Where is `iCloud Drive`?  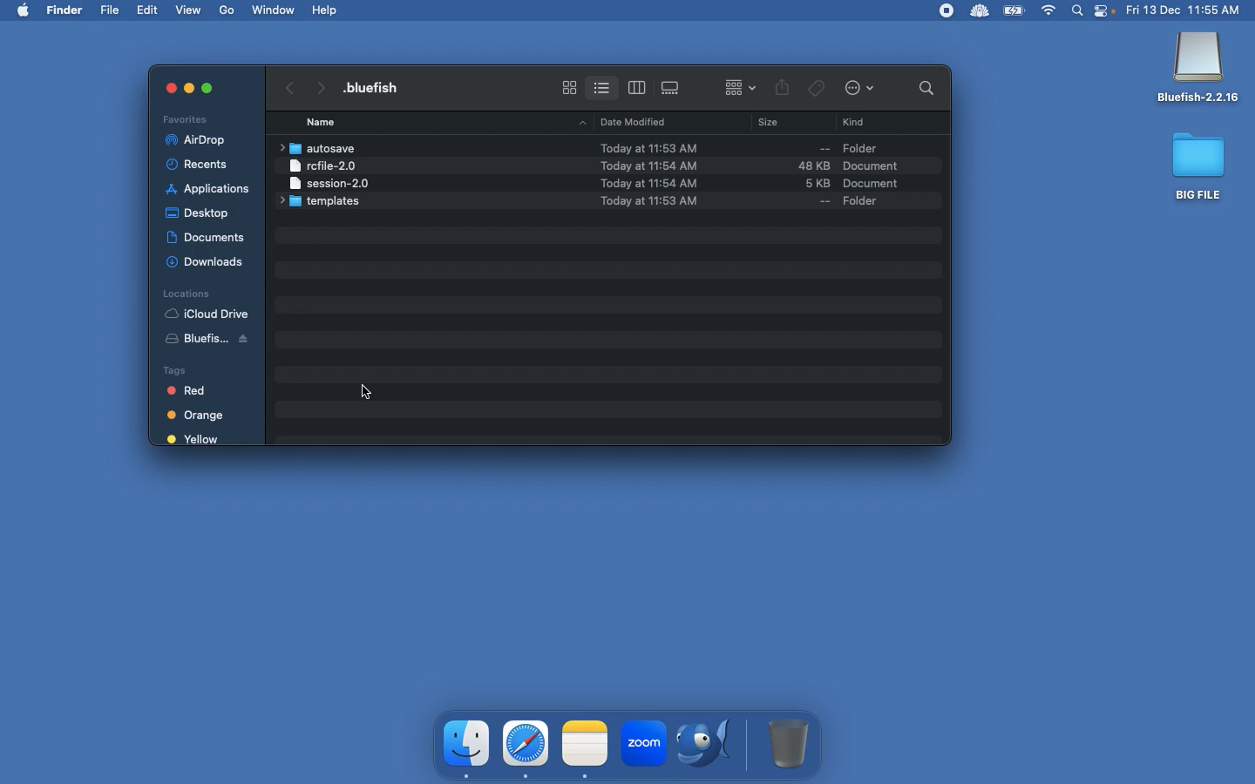 iCloud Drive is located at coordinates (207, 314).